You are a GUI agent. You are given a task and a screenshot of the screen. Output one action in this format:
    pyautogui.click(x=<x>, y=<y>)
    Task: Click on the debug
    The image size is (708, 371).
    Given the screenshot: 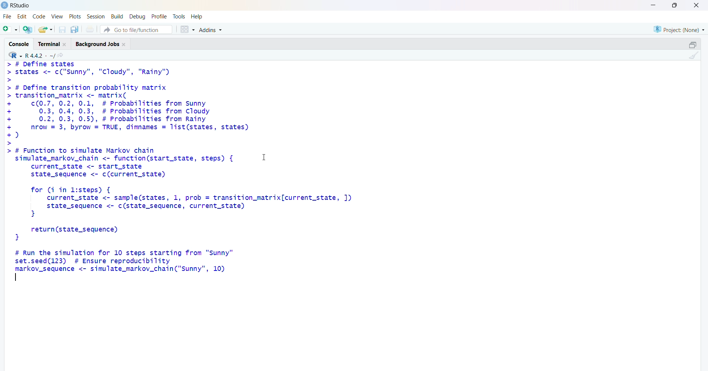 What is the action you would take?
    pyautogui.click(x=137, y=17)
    